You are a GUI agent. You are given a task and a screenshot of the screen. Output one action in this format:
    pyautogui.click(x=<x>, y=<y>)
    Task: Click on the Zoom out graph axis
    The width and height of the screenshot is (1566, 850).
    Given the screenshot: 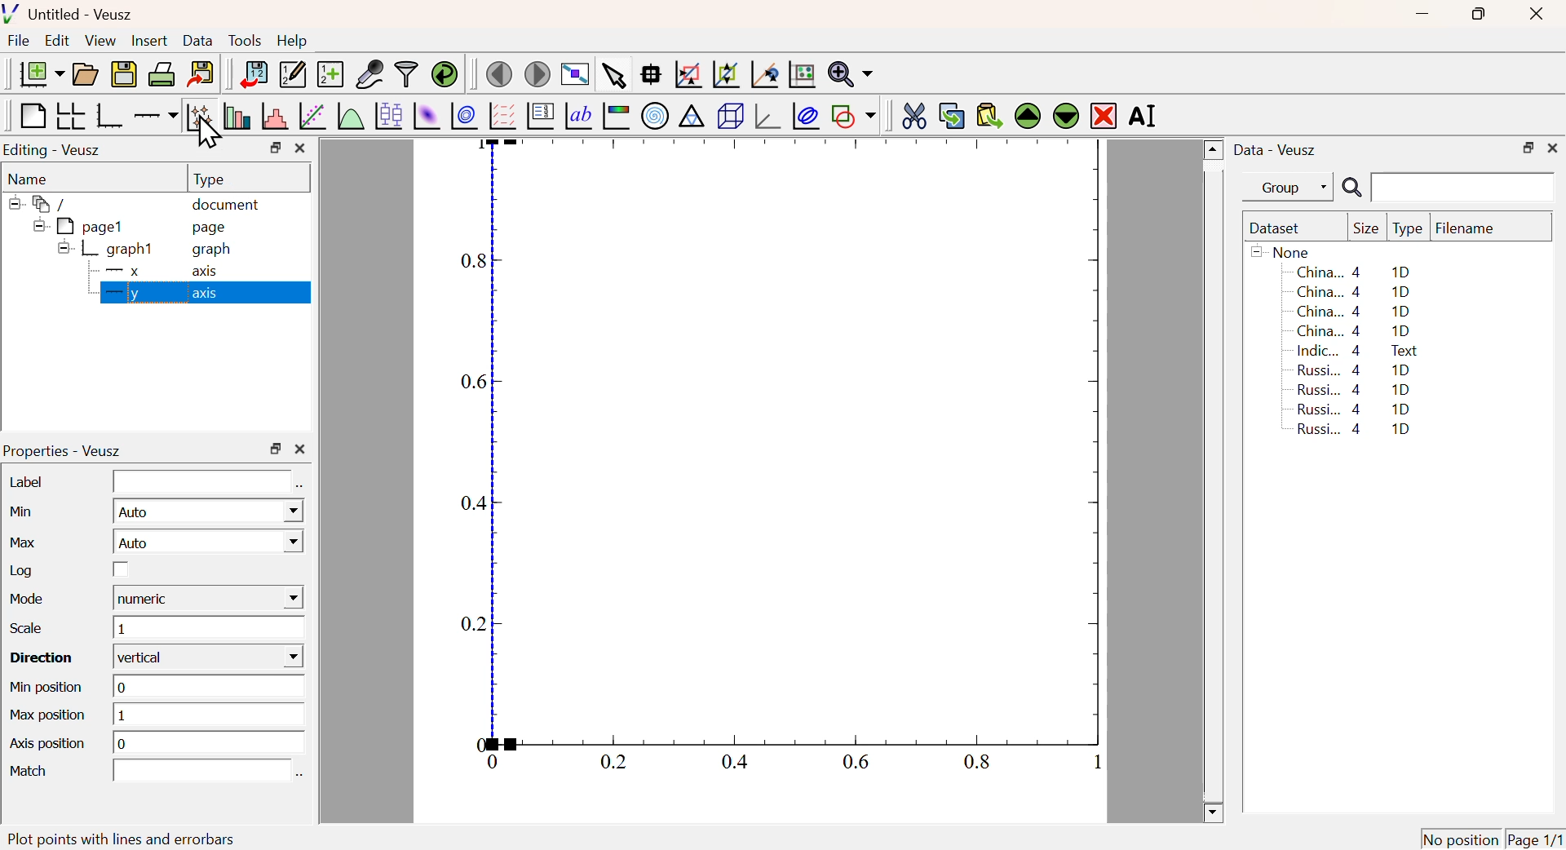 What is the action you would take?
    pyautogui.click(x=725, y=73)
    